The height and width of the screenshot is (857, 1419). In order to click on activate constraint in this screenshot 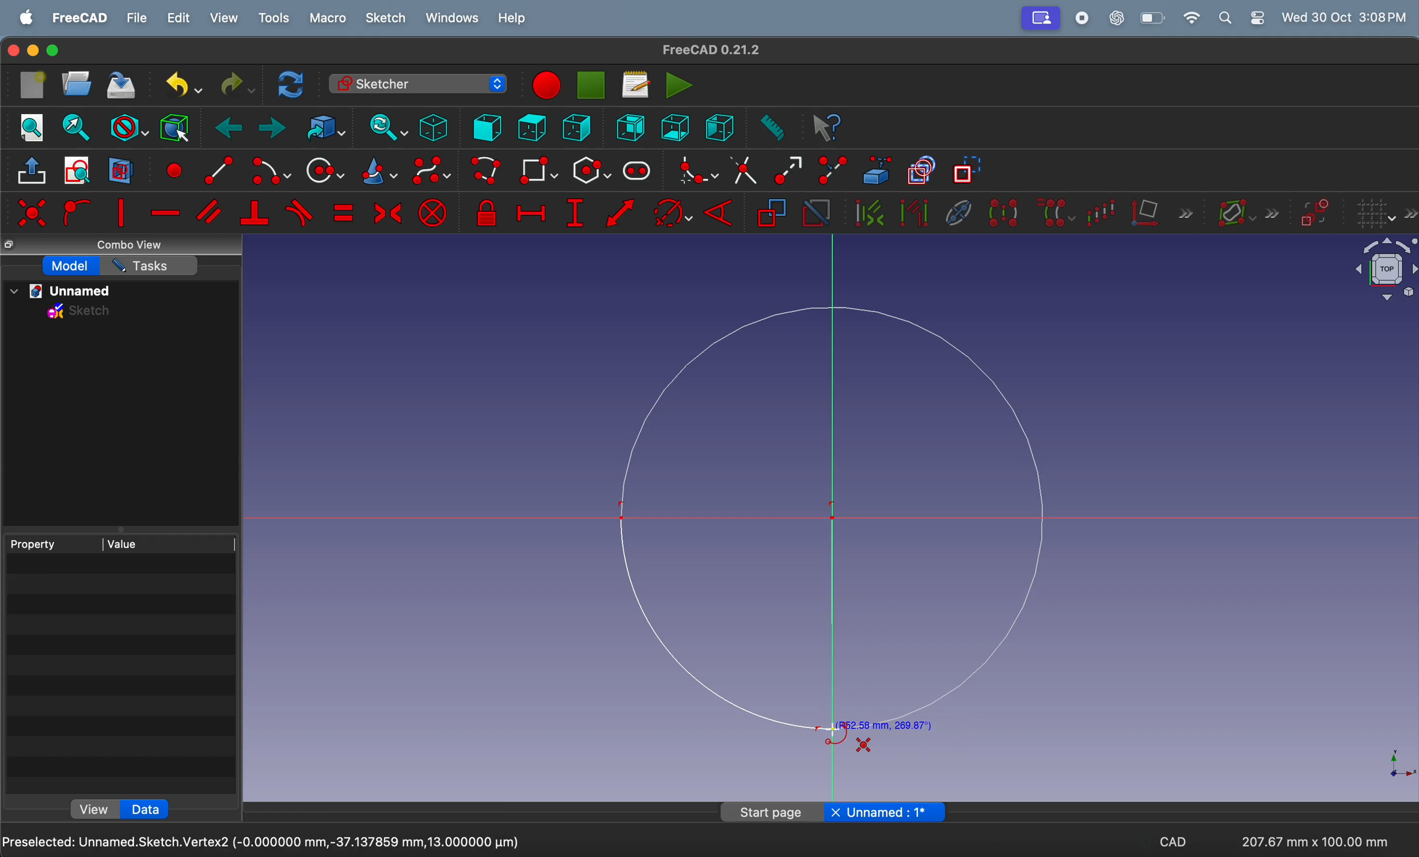, I will do `click(815, 214)`.